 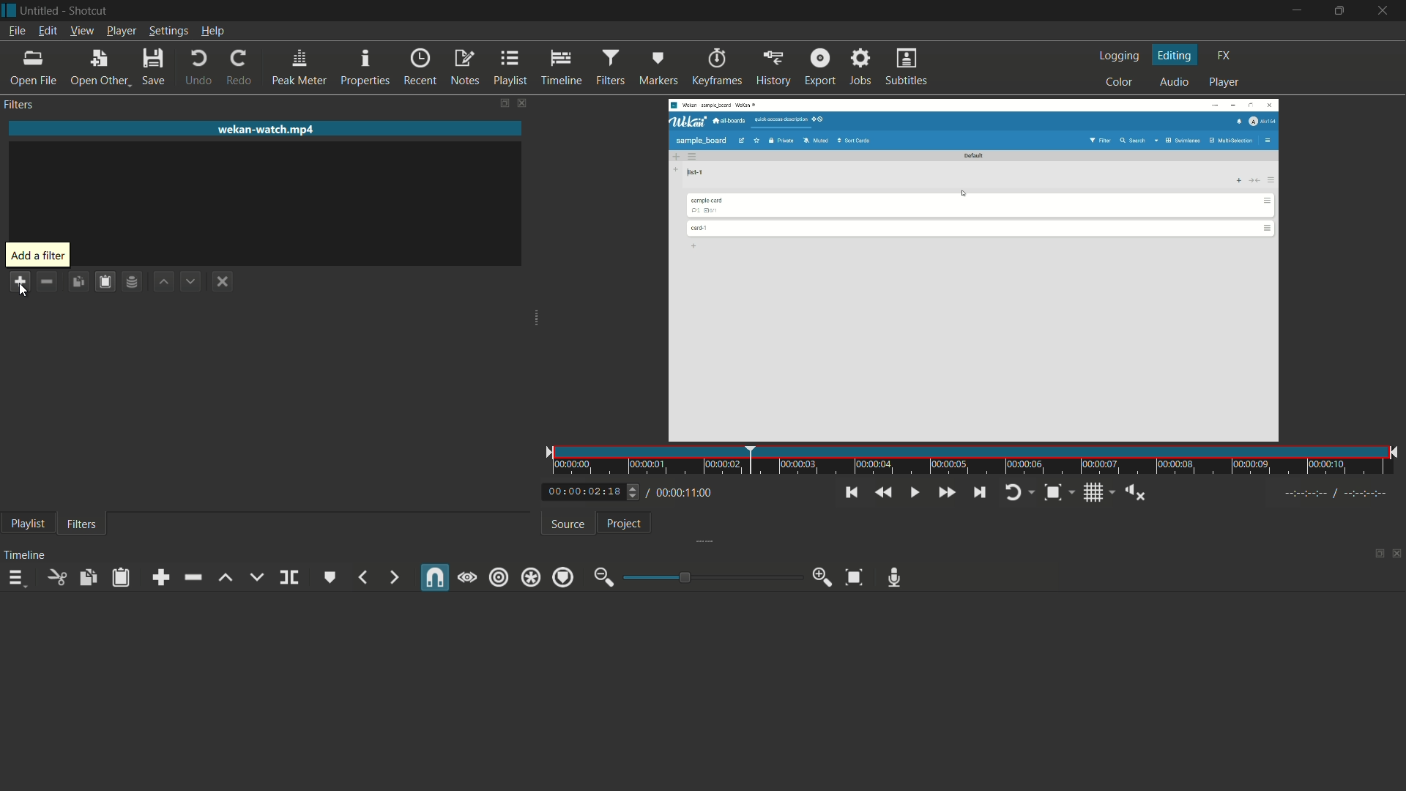 I want to click on undo, so click(x=198, y=68).